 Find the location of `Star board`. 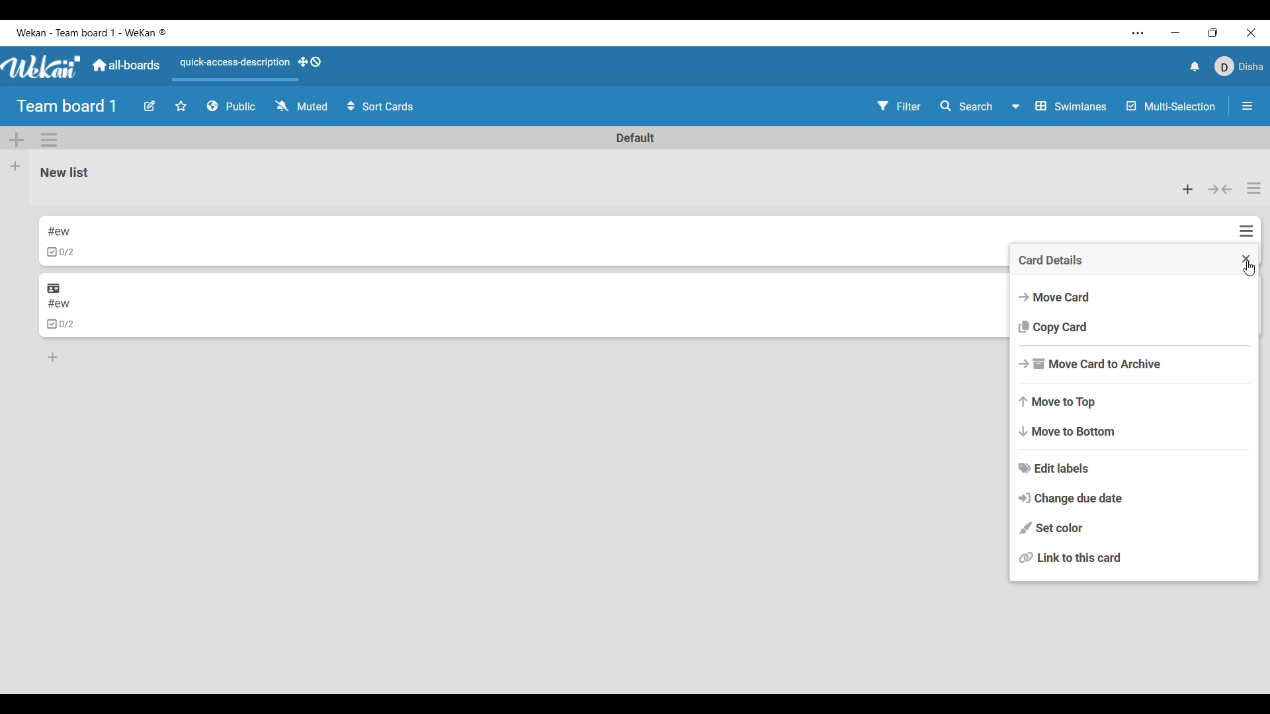

Star board is located at coordinates (181, 106).